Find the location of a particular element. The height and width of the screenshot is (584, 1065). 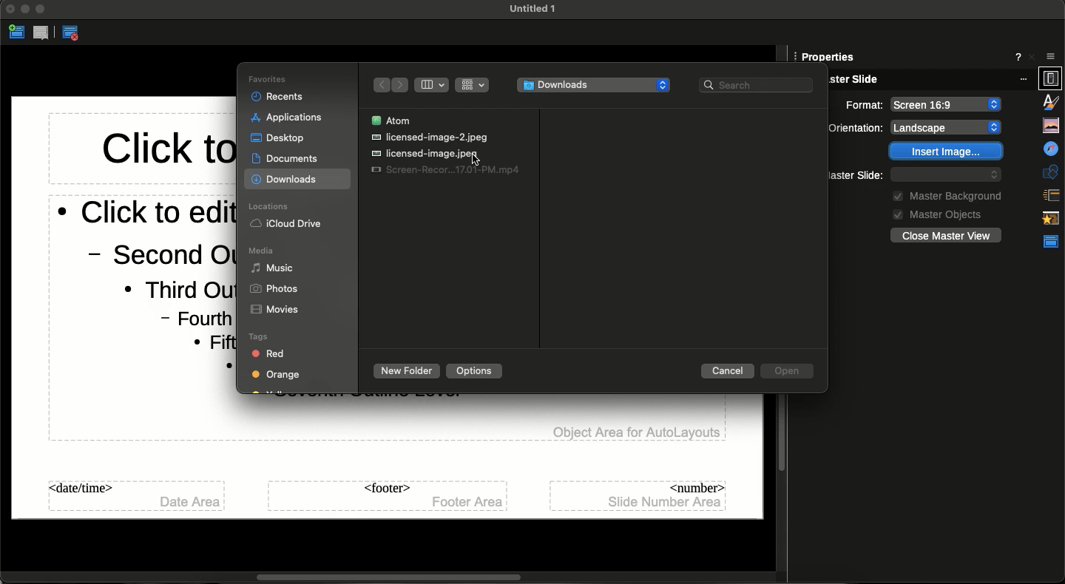

Media is located at coordinates (261, 251).